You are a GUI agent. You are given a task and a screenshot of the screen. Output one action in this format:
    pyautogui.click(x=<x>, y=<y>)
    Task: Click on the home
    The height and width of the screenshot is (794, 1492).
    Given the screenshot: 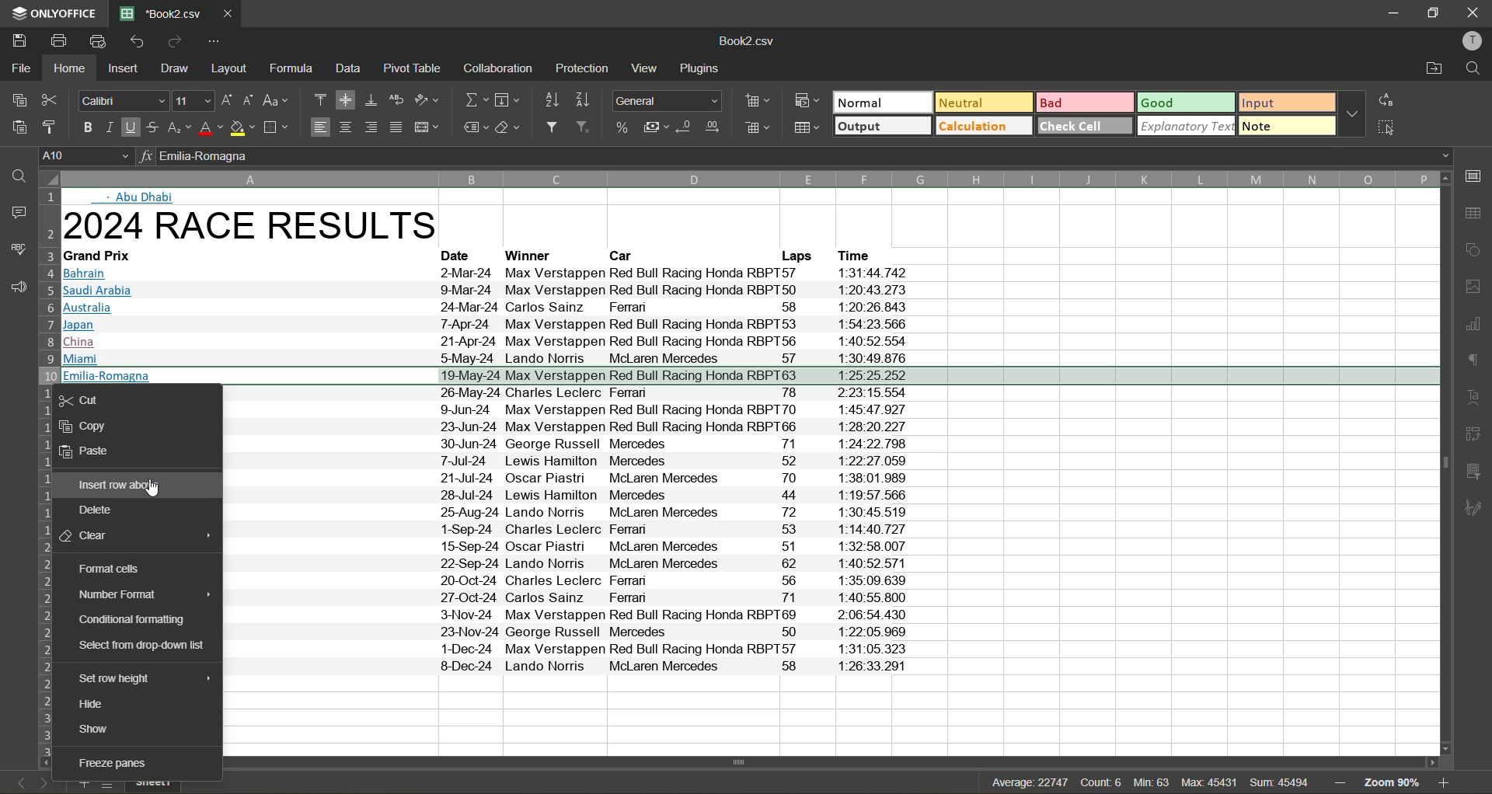 What is the action you would take?
    pyautogui.click(x=69, y=67)
    